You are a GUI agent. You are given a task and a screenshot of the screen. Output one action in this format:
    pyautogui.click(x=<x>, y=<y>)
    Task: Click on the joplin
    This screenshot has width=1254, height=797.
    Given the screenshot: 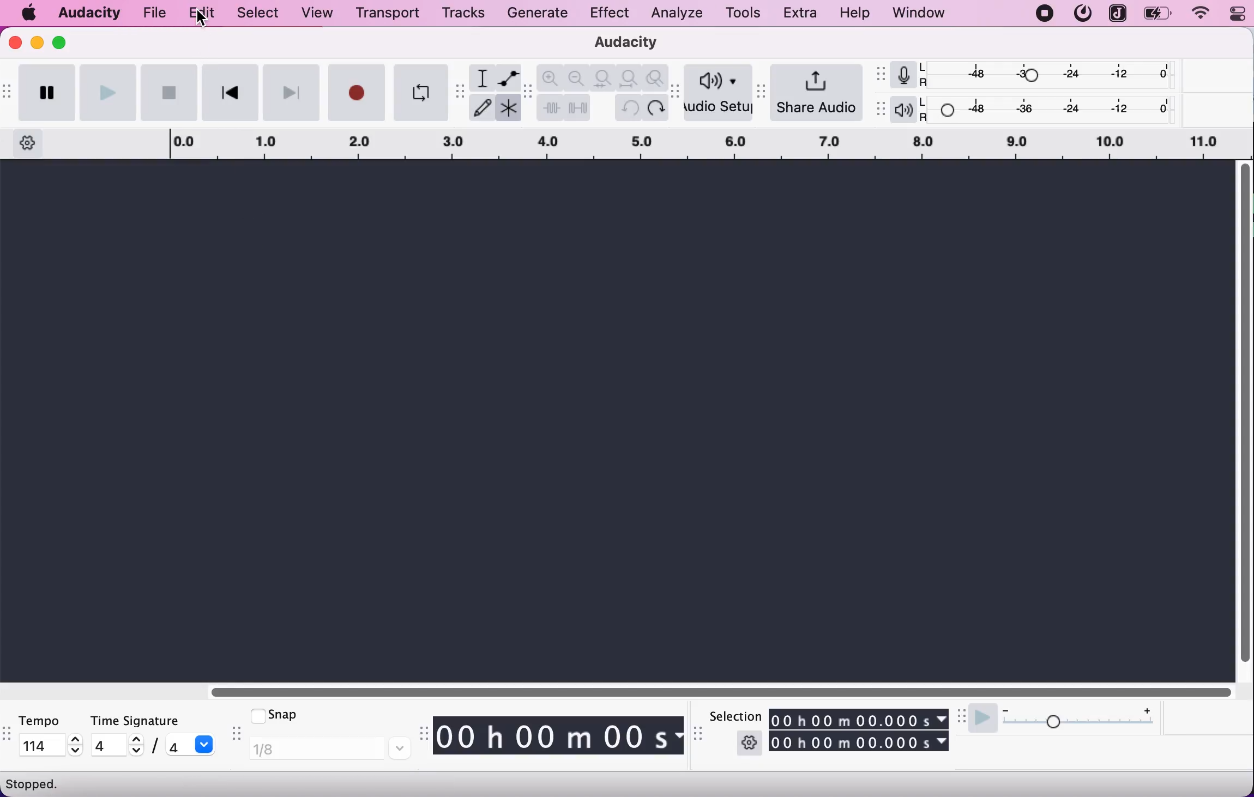 What is the action you would take?
    pyautogui.click(x=1117, y=13)
    